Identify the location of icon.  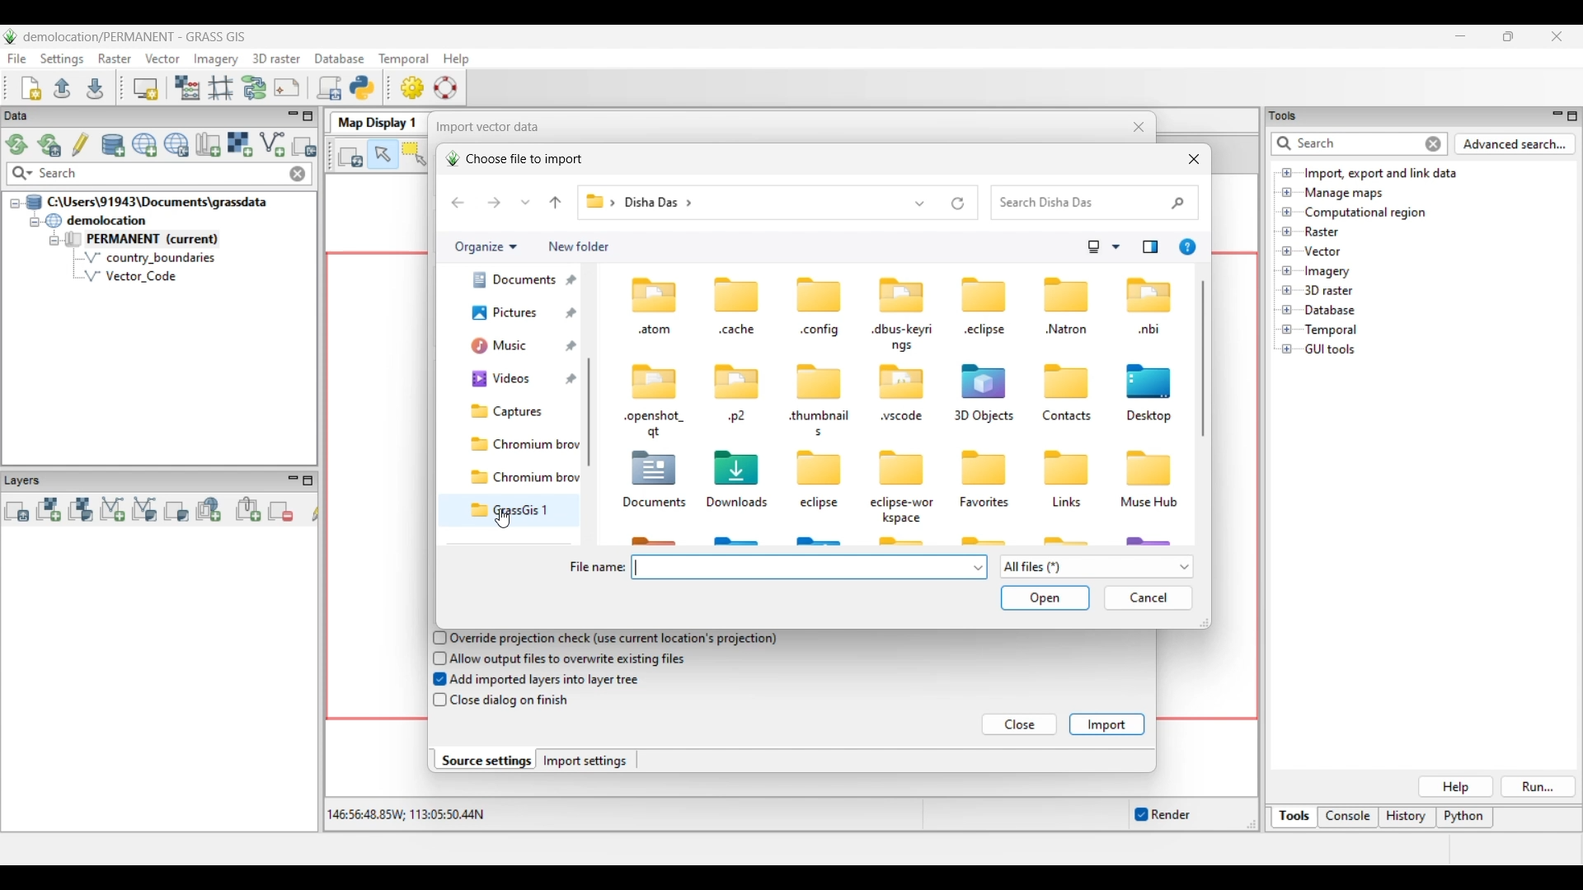
(739, 293).